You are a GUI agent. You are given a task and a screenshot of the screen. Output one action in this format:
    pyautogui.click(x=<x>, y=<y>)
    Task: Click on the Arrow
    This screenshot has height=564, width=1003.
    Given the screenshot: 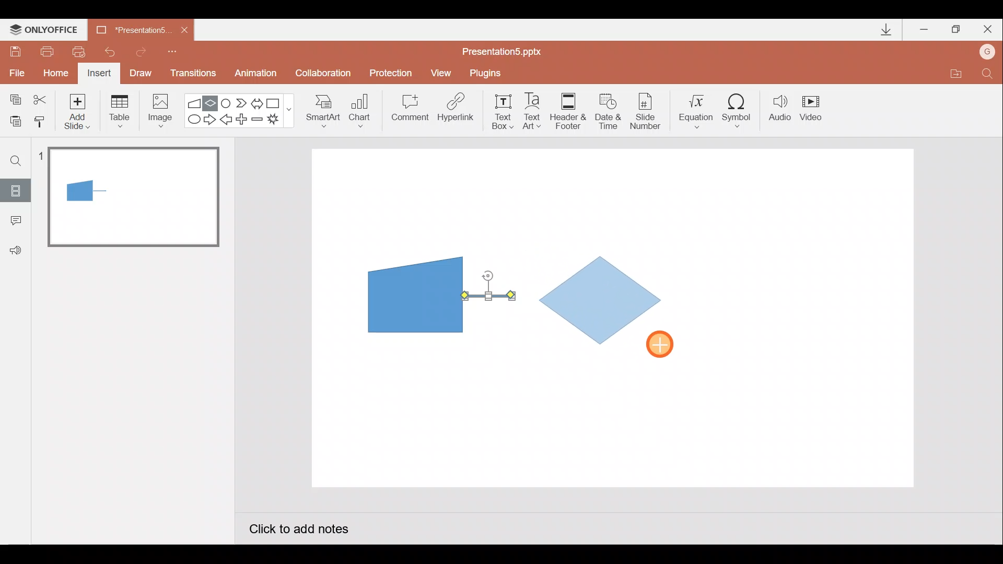 What is the action you would take?
    pyautogui.click(x=488, y=296)
    